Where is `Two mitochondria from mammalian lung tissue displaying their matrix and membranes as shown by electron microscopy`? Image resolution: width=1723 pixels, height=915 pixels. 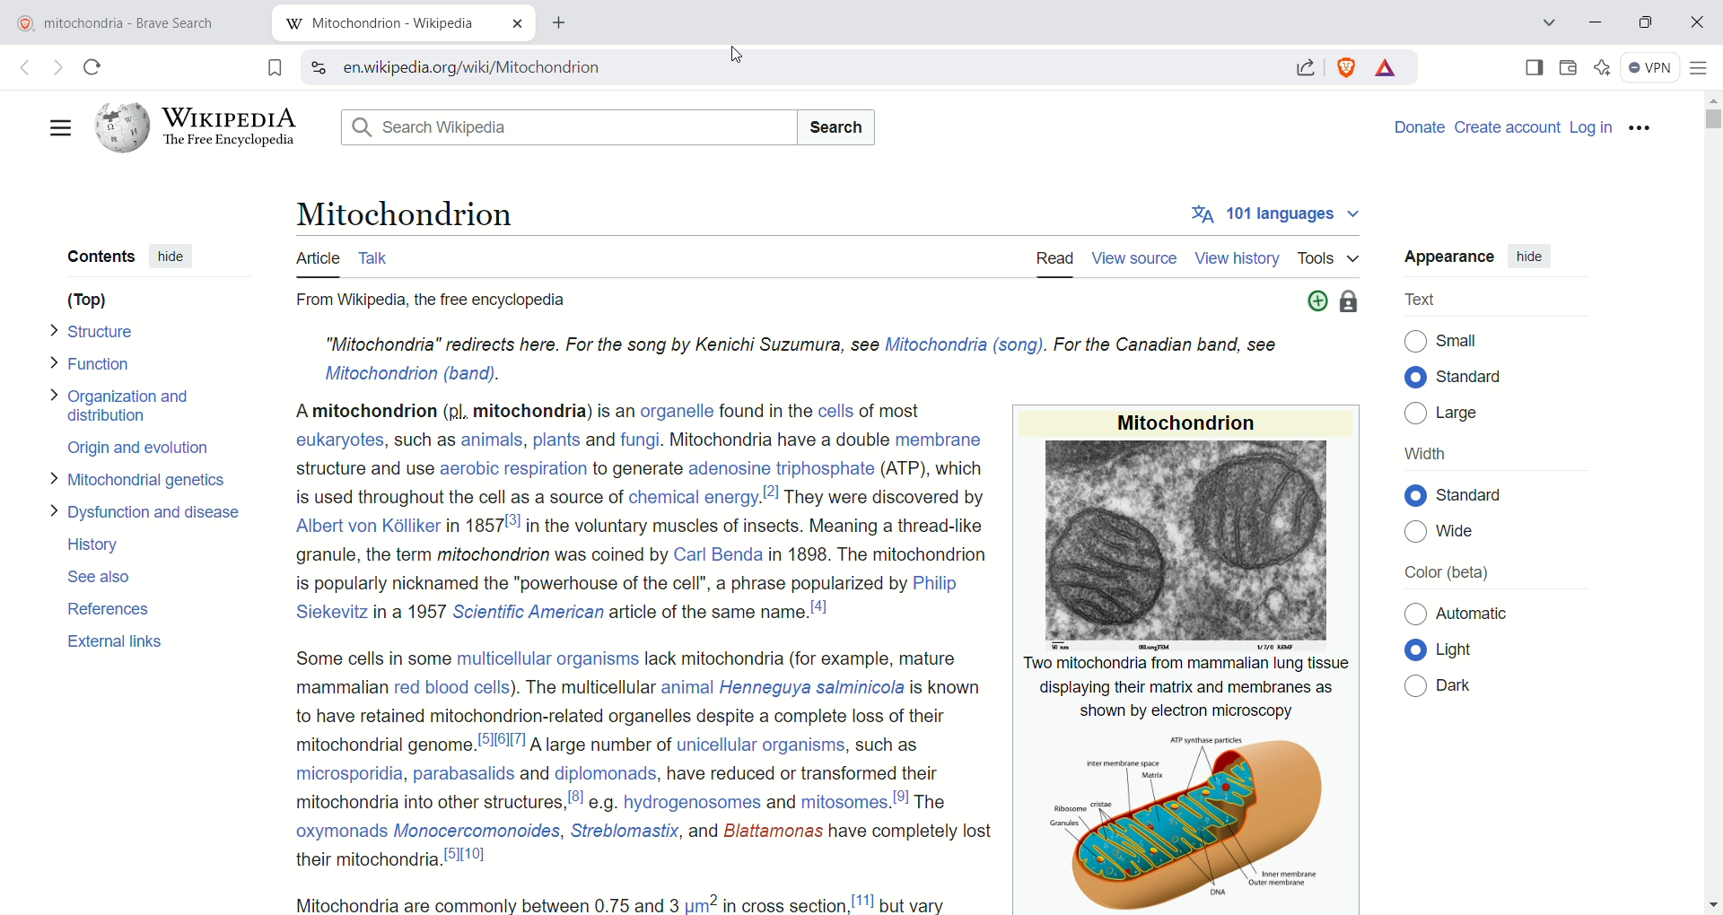 Two mitochondria from mammalian lung tissue displaying their matrix and membranes as shown by electron microscopy is located at coordinates (1179, 686).